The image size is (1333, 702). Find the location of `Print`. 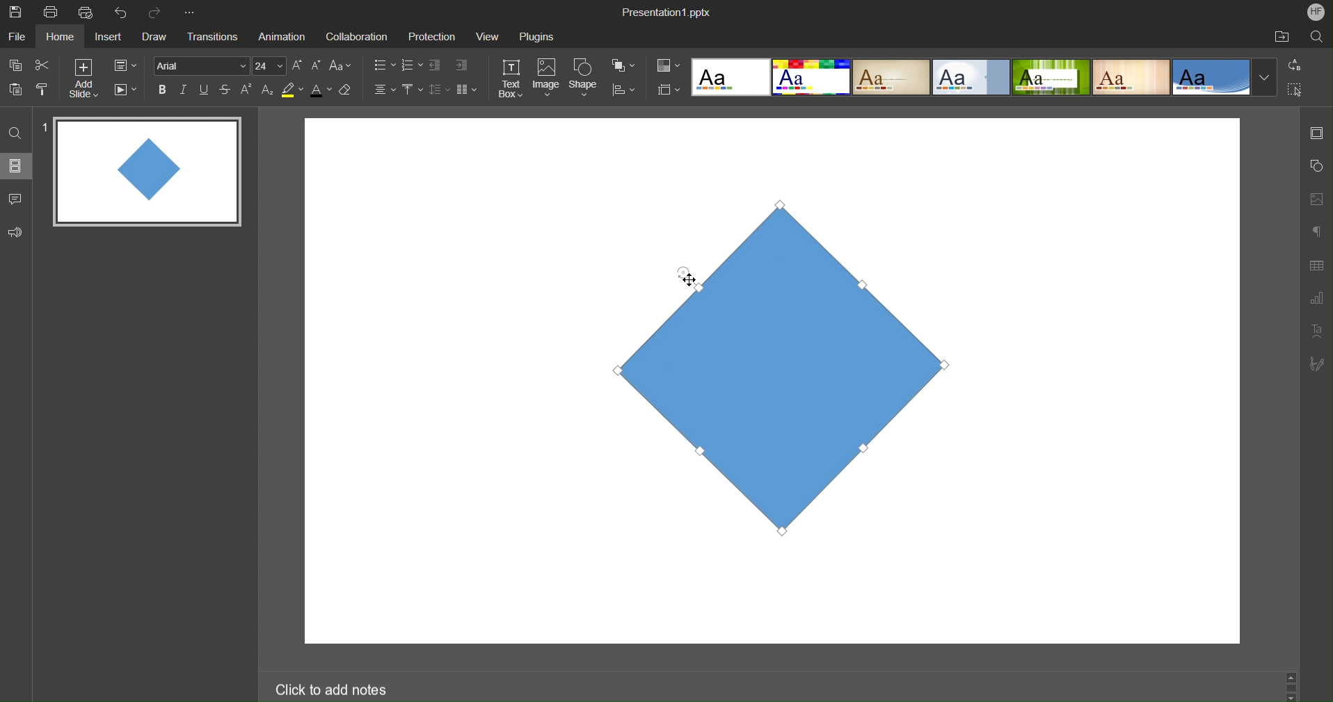

Print is located at coordinates (51, 10).